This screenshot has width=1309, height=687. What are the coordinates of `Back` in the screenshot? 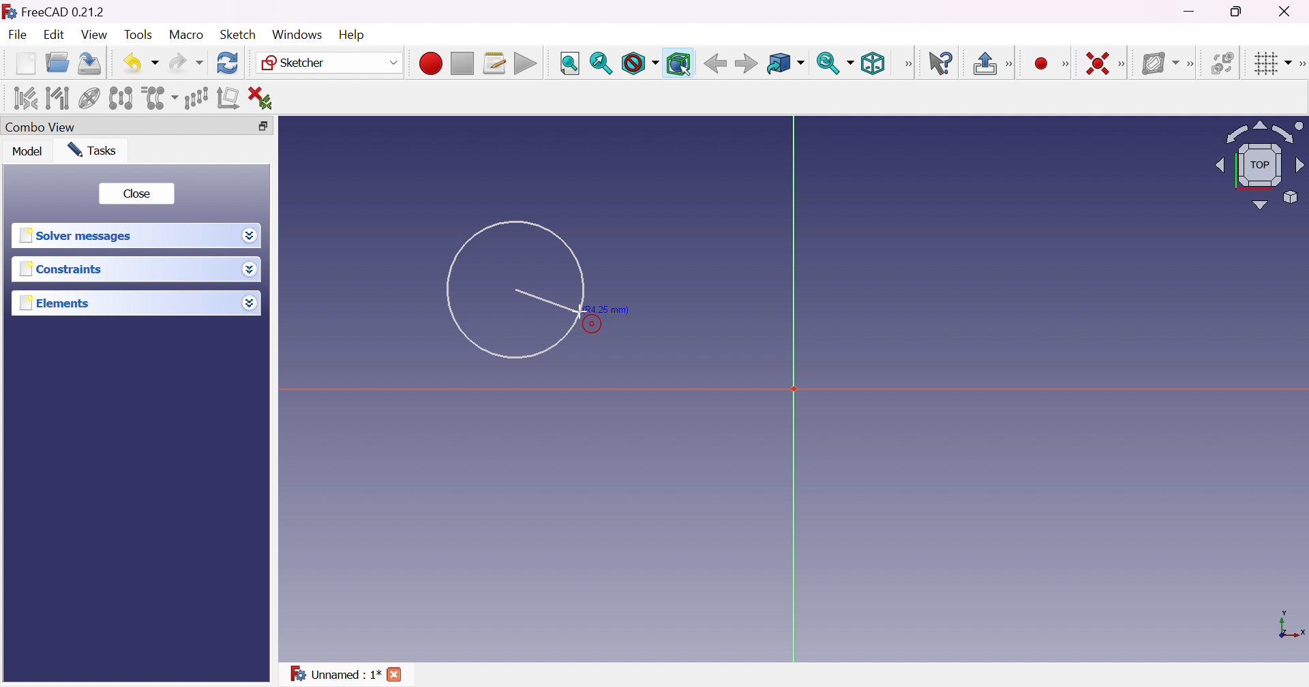 It's located at (745, 63).